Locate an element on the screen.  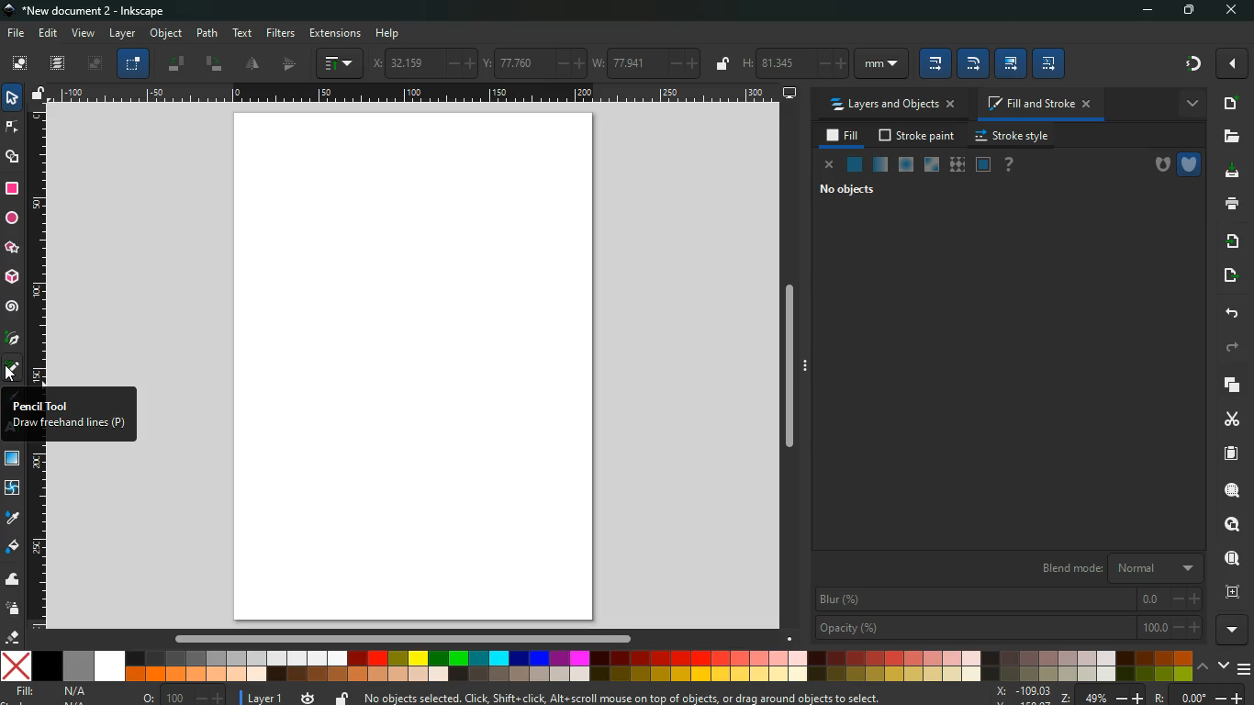
blur is located at coordinates (1008, 598).